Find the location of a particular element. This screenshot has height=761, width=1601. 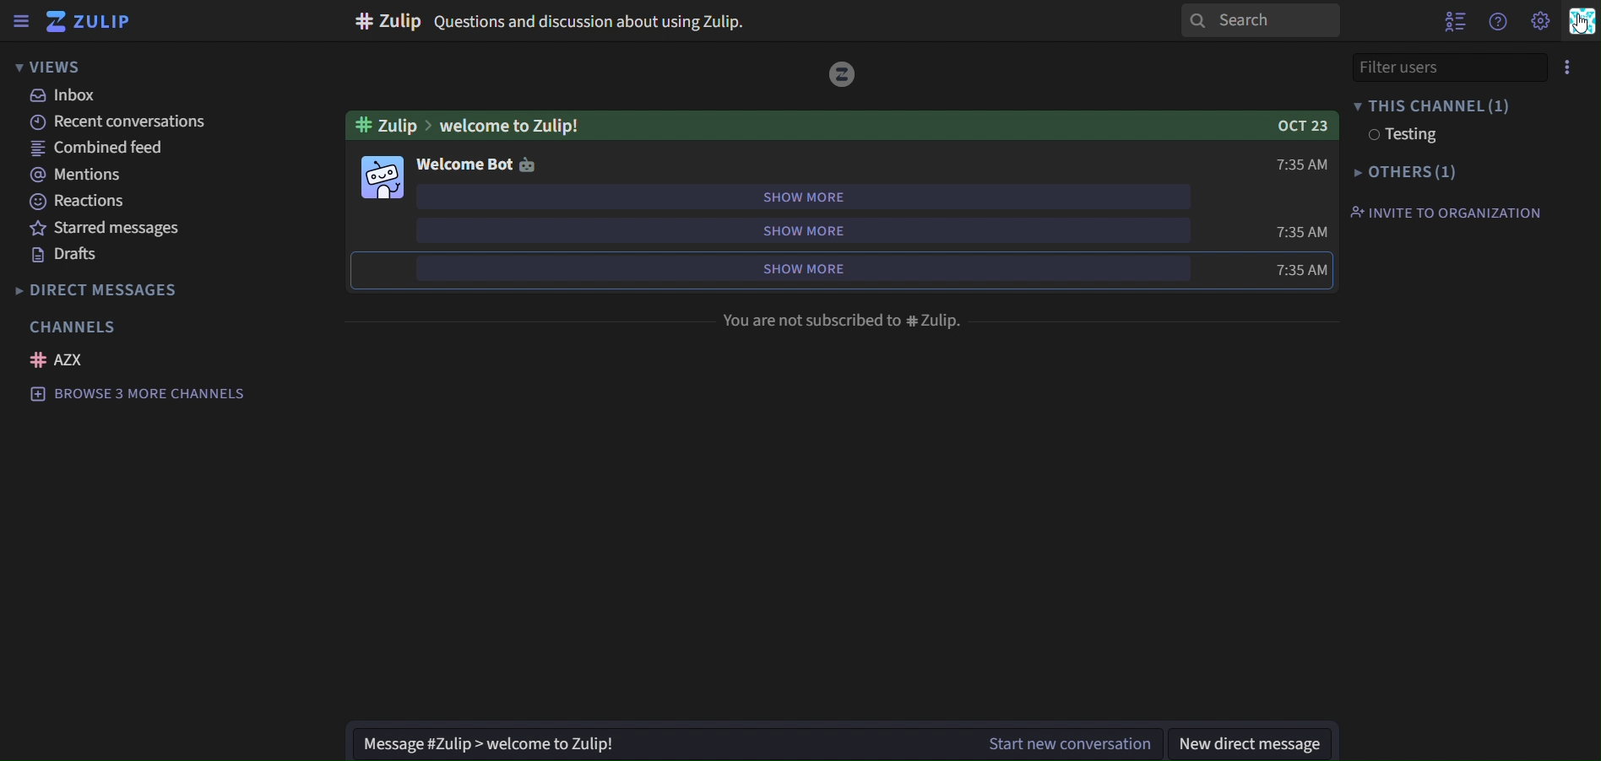

reactions is located at coordinates (84, 202).